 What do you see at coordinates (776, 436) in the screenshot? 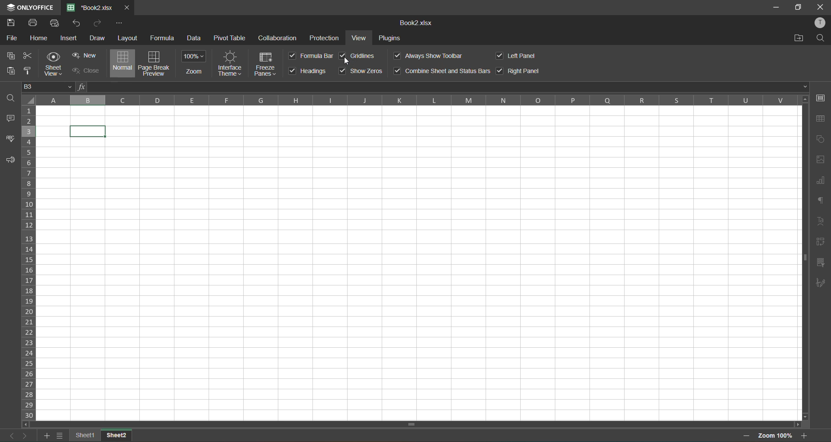
I see `zoom factor` at bounding box center [776, 436].